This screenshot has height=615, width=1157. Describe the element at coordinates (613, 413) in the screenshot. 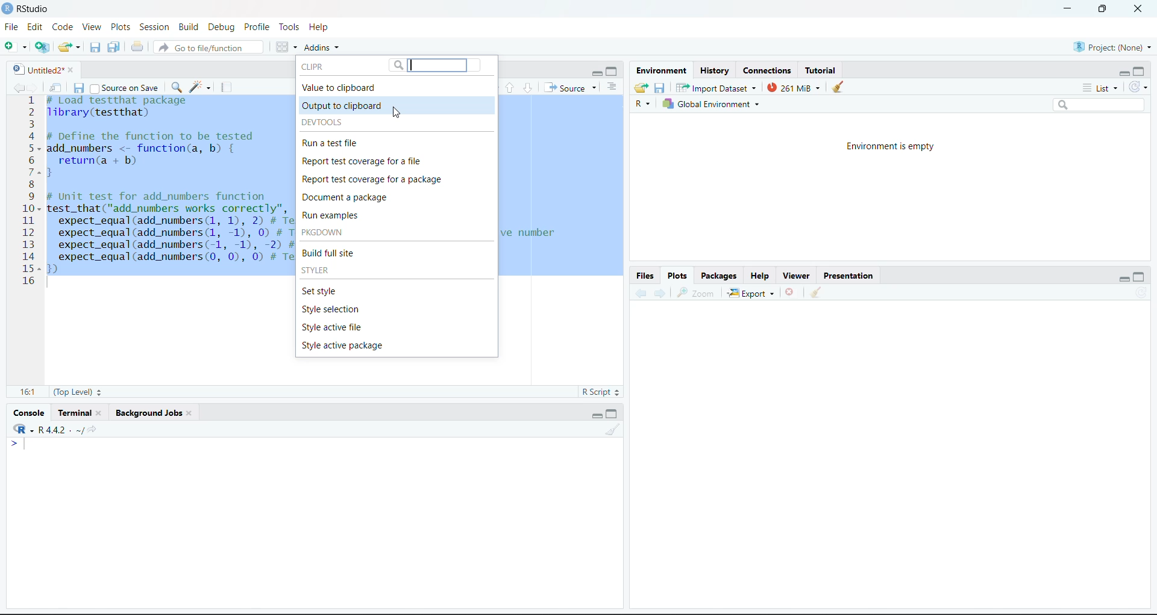

I see `maximize` at that location.